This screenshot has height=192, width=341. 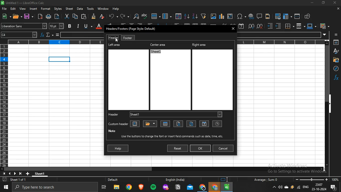 I want to click on window, so click(x=103, y=8).